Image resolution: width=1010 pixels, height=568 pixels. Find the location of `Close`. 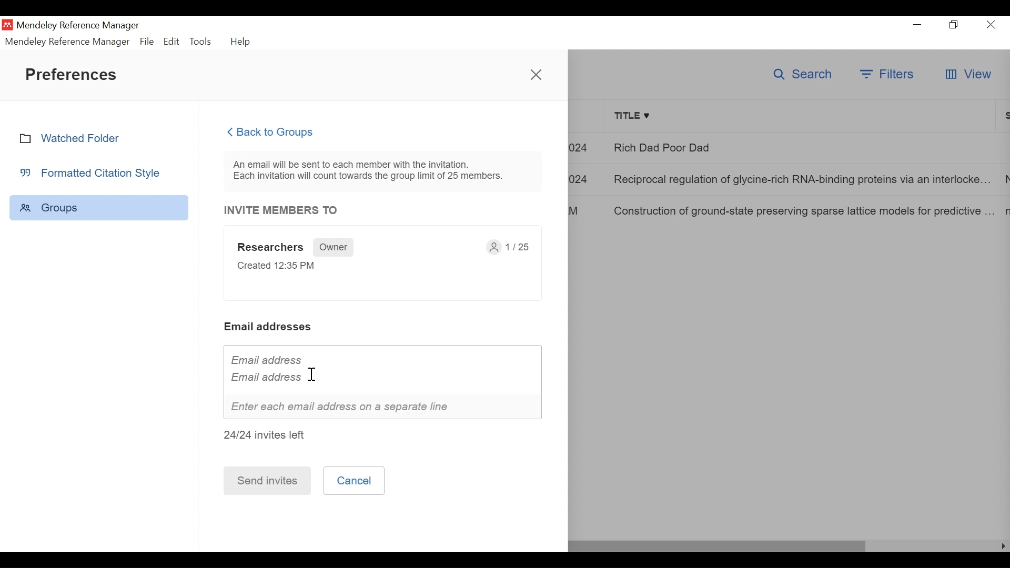

Close is located at coordinates (536, 73).